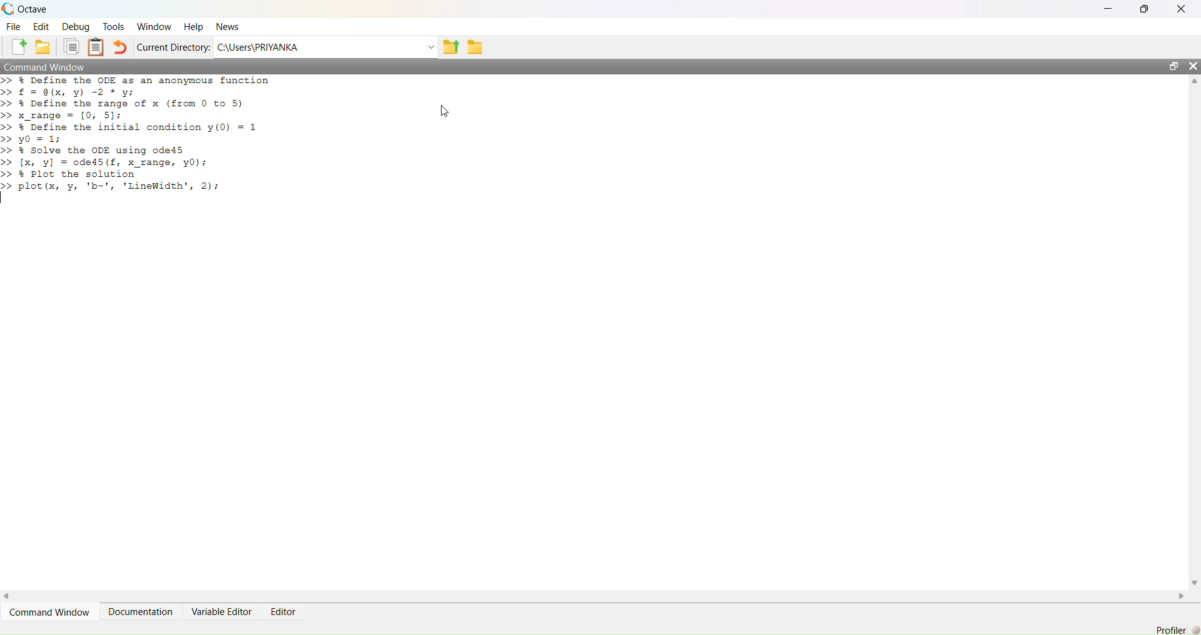  Describe the element at coordinates (16, 47) in the screenshot. I see `New script` at that location.